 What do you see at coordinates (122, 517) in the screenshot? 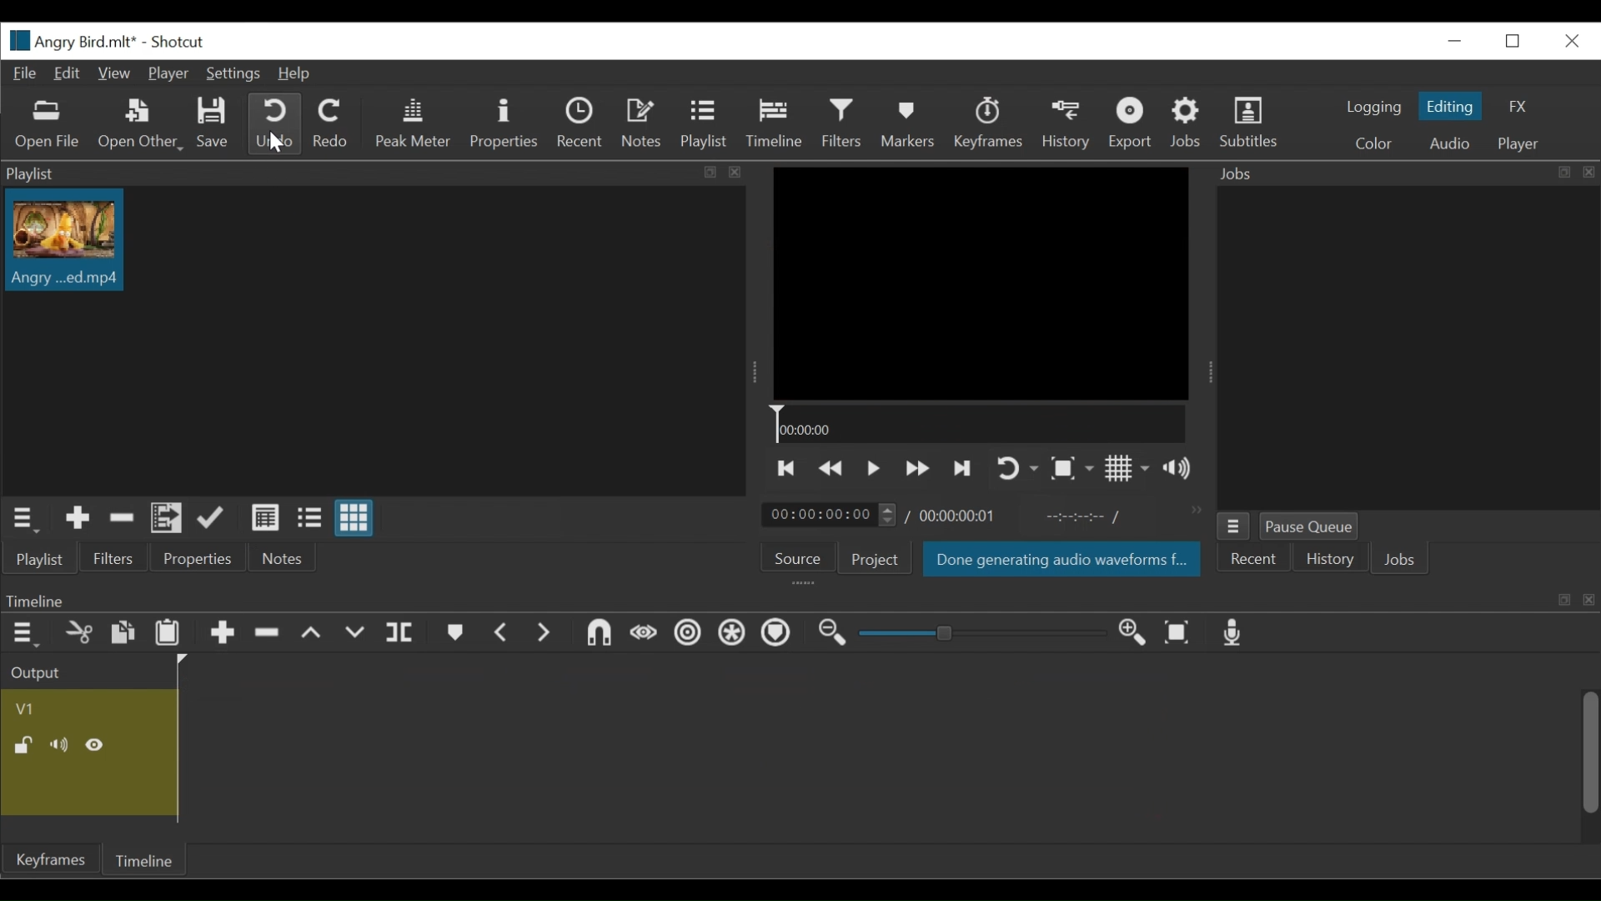
I see `Remove cut` at bounding box center [122, 517].